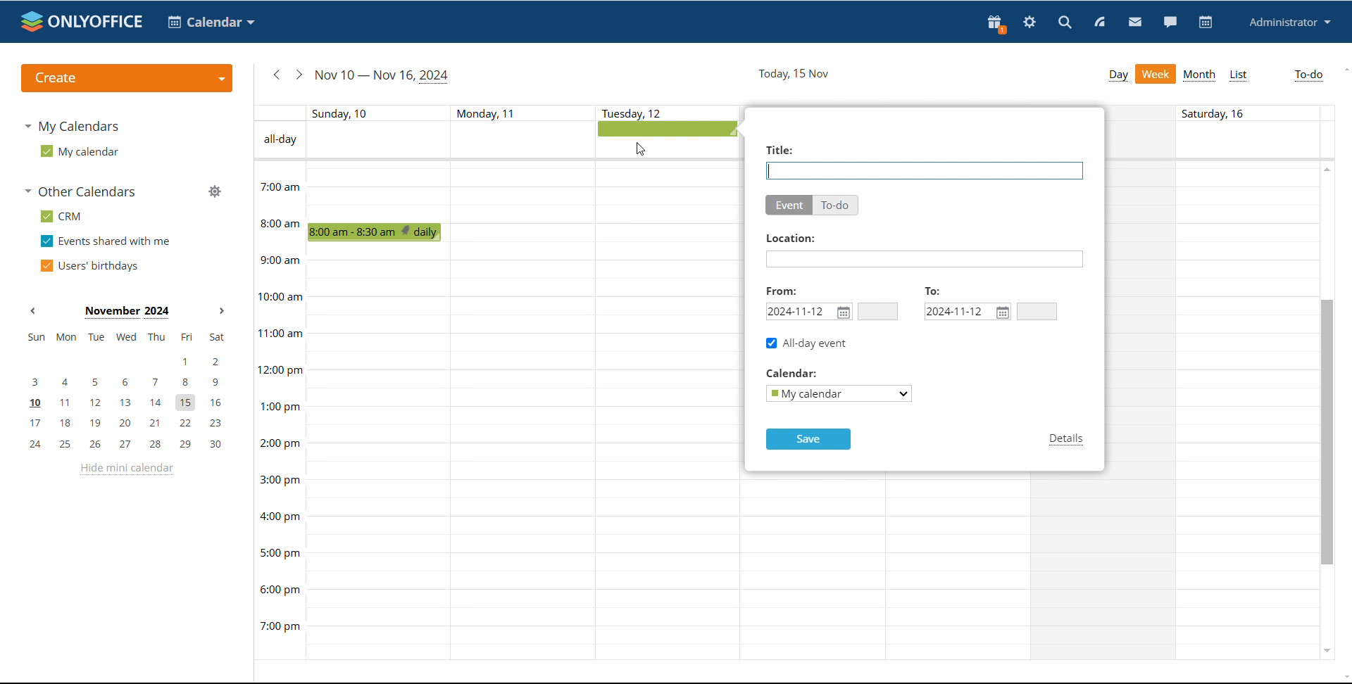  I want to click on next month, so click(222, 311).